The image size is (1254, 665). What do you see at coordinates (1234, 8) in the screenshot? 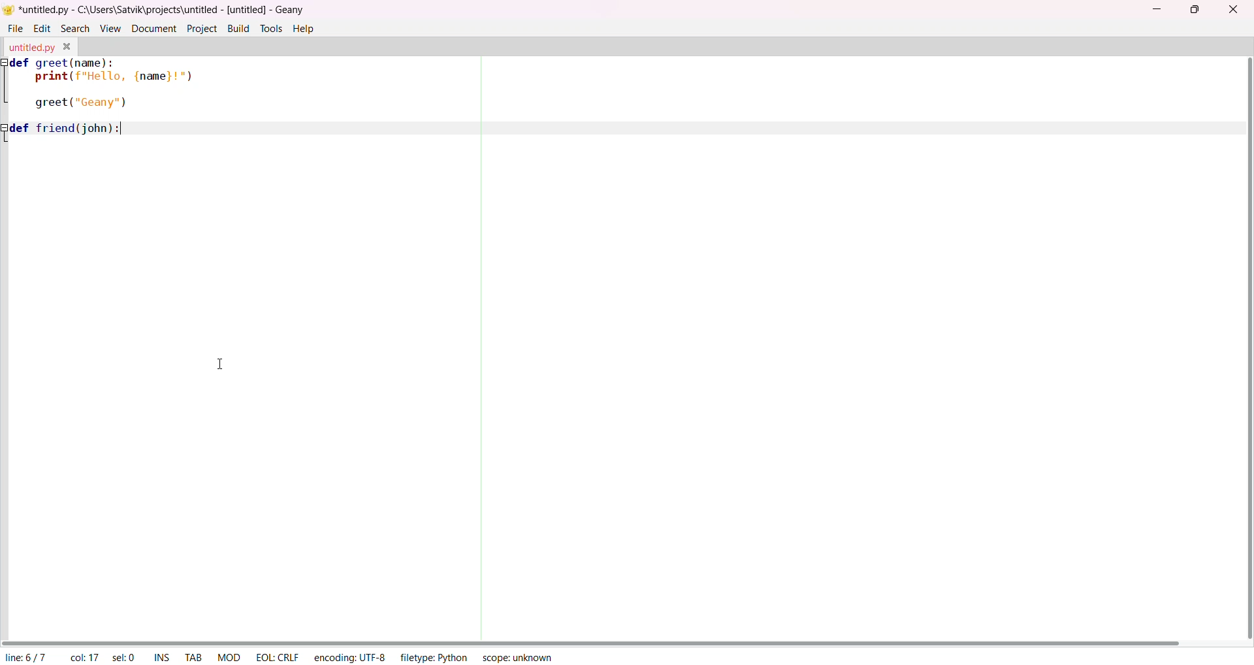
I see `close` at bounding box center [1234, 8].